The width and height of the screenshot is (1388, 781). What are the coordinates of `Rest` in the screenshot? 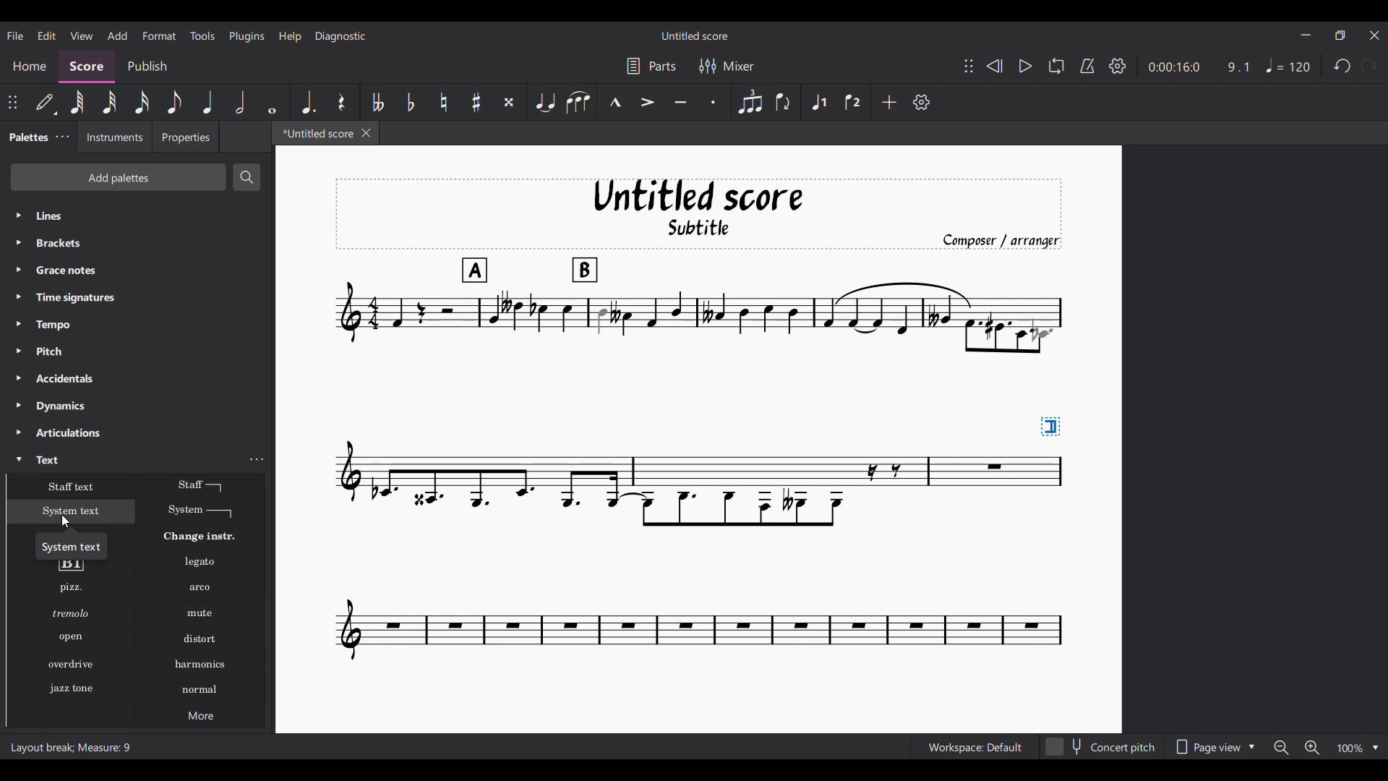 It's located at (342, 102).